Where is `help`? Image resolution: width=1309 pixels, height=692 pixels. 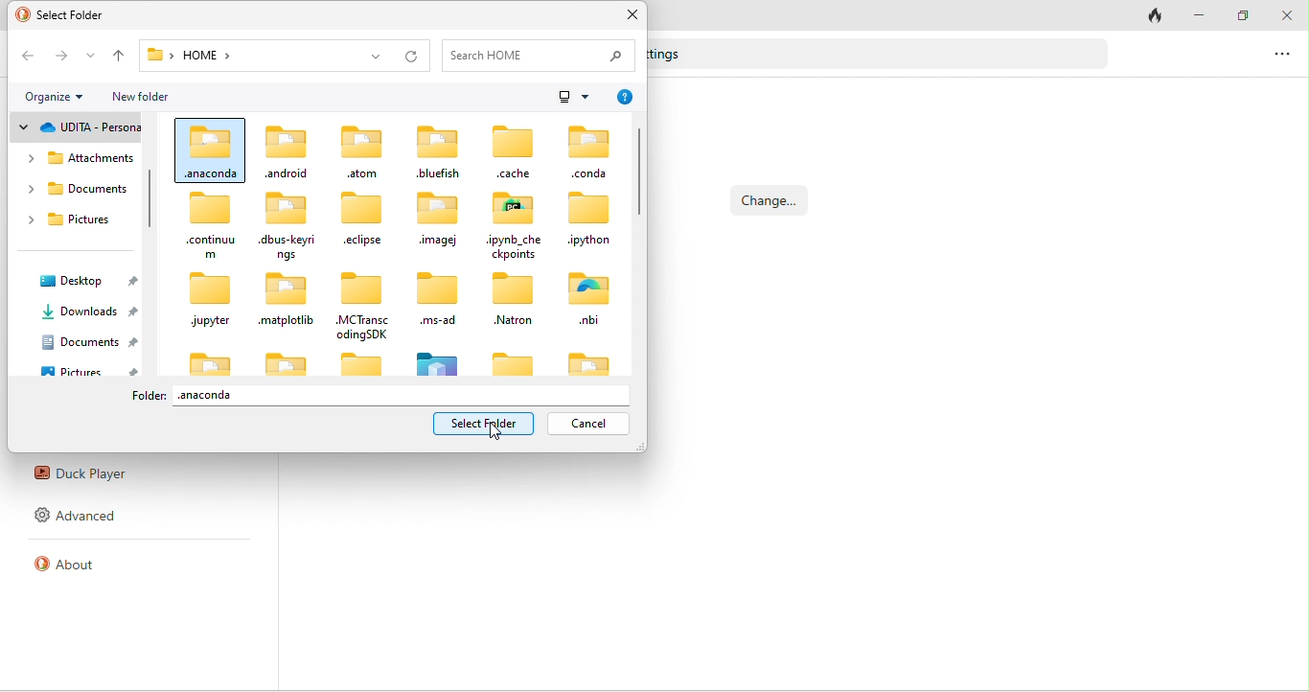
help is located at coordinates (624, 98).